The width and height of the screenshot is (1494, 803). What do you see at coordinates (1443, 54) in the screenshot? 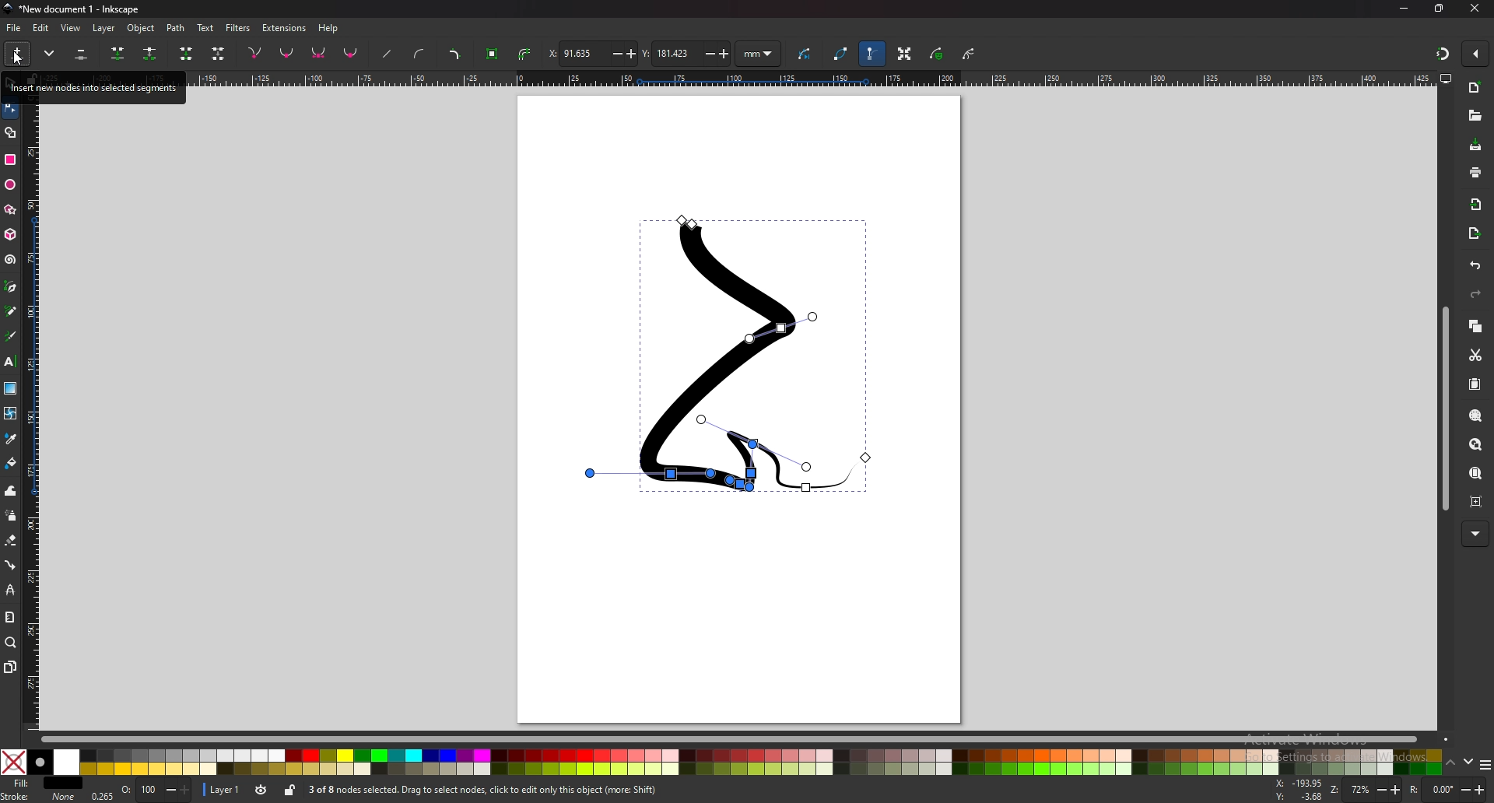
I see `snapper` at bounding box center [1443, 54].